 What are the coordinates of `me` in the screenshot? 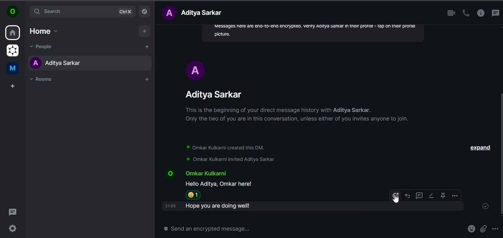 It's located at (12, 68).